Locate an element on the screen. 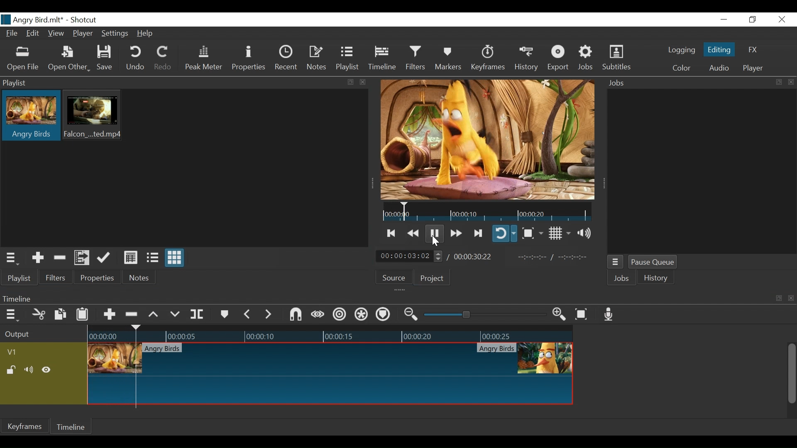 The image size is (797, 448). Toggle display grid on player is located at coordinates (559, 234).